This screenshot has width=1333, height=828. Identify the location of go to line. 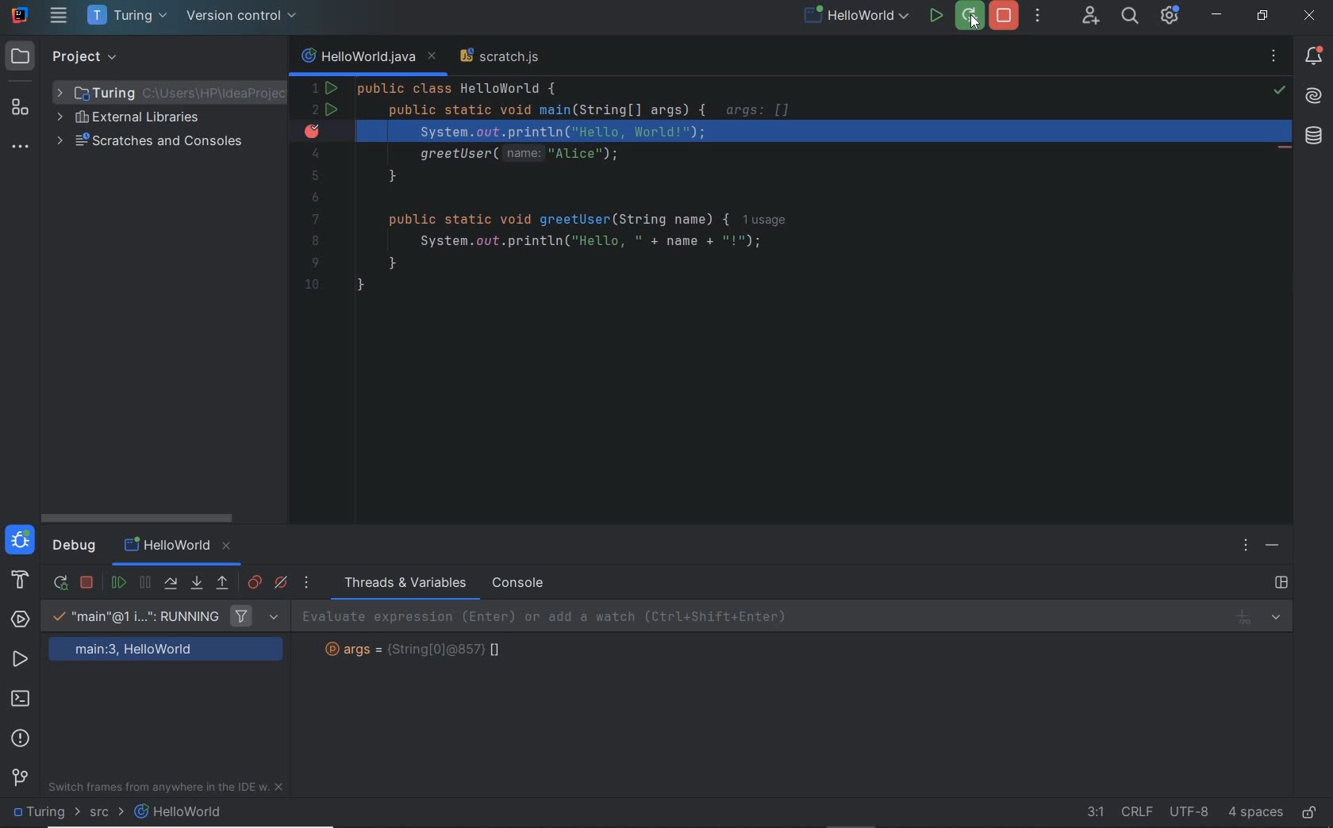
(1085, 811).